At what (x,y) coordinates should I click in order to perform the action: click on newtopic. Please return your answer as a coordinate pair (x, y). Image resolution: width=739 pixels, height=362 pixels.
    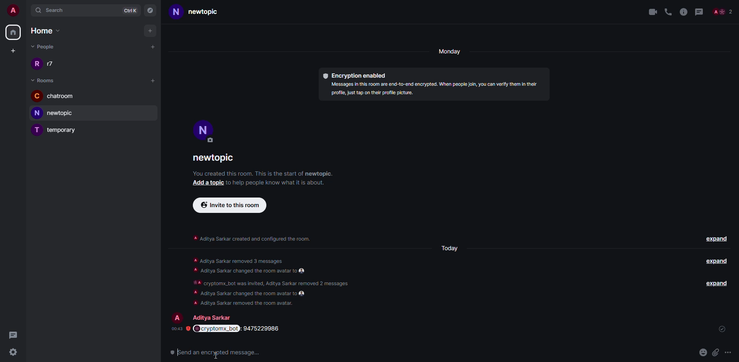
    Looking at the image, I should click on (220, 158).